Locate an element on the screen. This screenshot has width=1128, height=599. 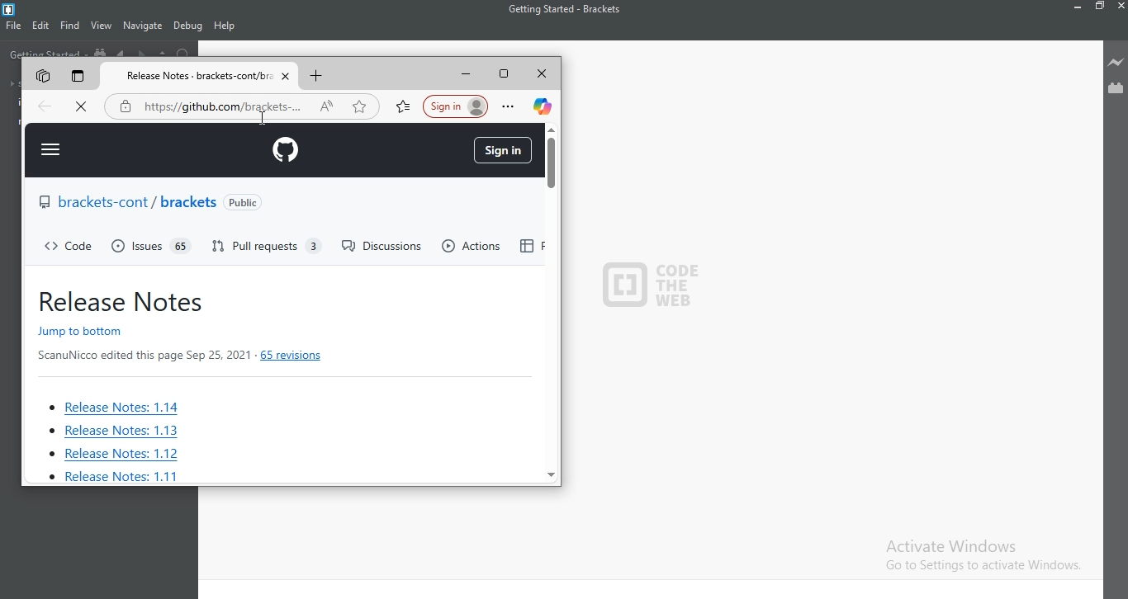
View is located at coordinates (102, 25).